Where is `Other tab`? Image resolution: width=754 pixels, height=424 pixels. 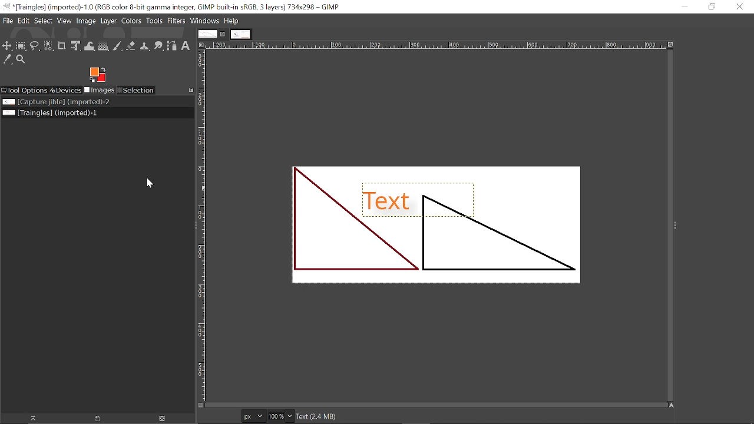
Other tab is located at coordinates (240, 34).